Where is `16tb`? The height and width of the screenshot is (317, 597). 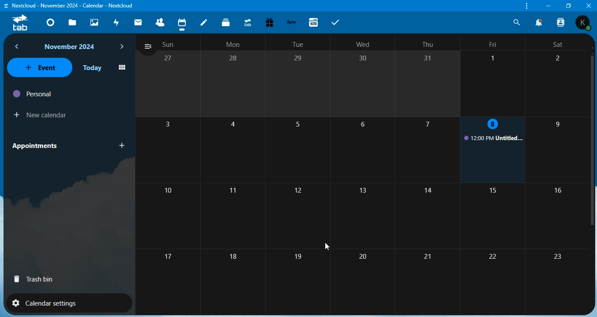
16tb is located at coordinates (316, 21).